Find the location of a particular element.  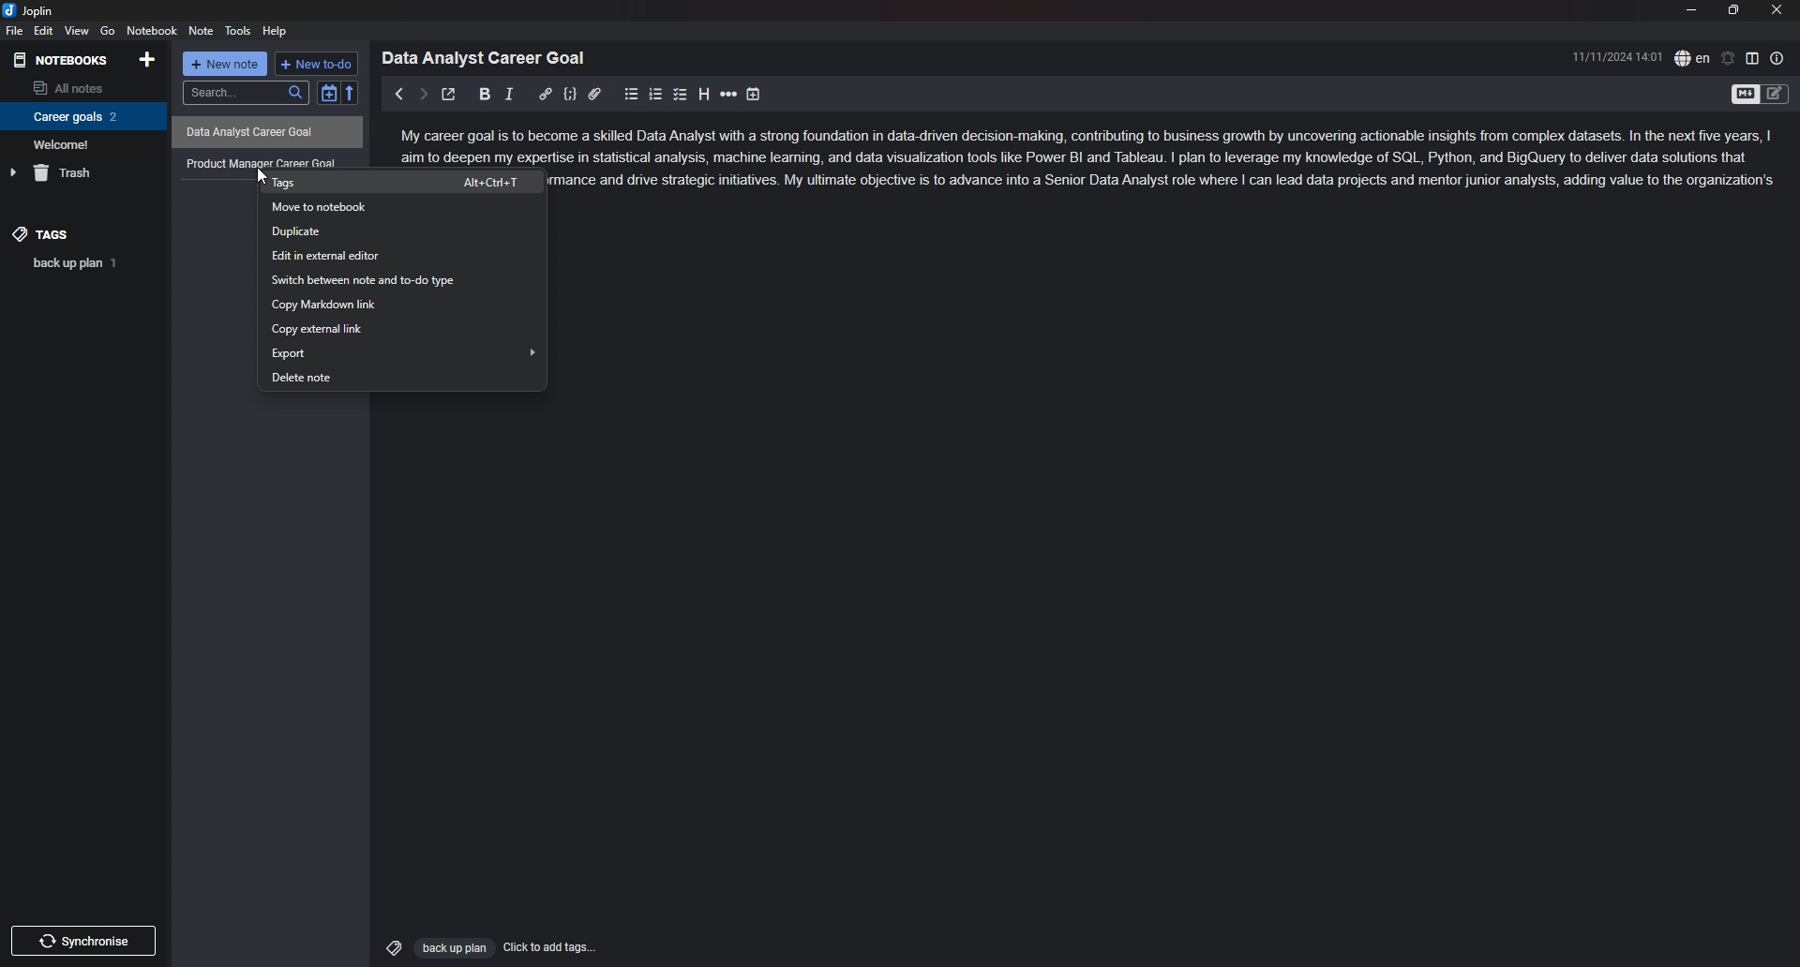

toggle sort order is located at coordinates (328, 93).